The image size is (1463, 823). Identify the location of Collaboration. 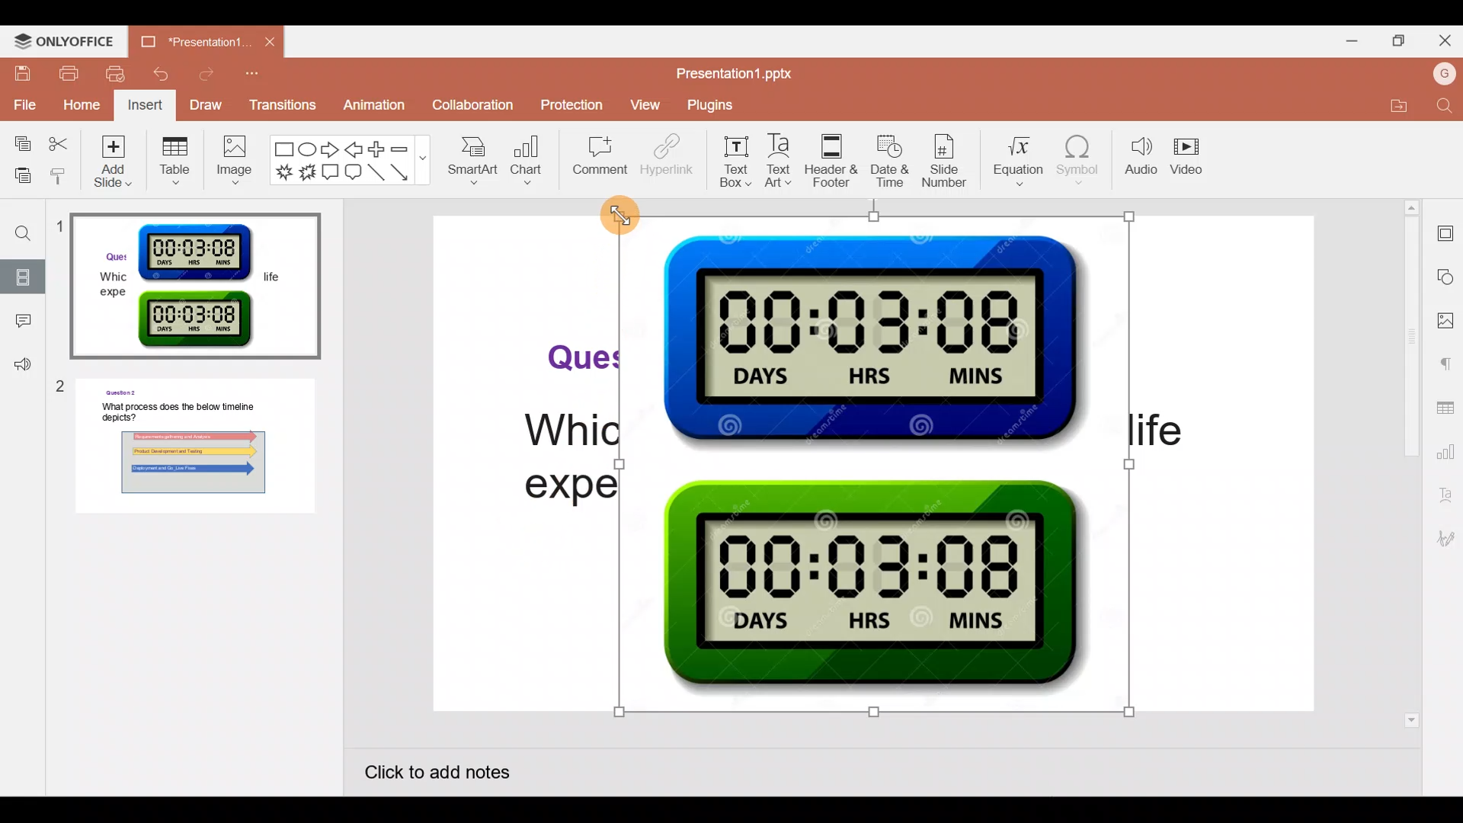
(466, 104).